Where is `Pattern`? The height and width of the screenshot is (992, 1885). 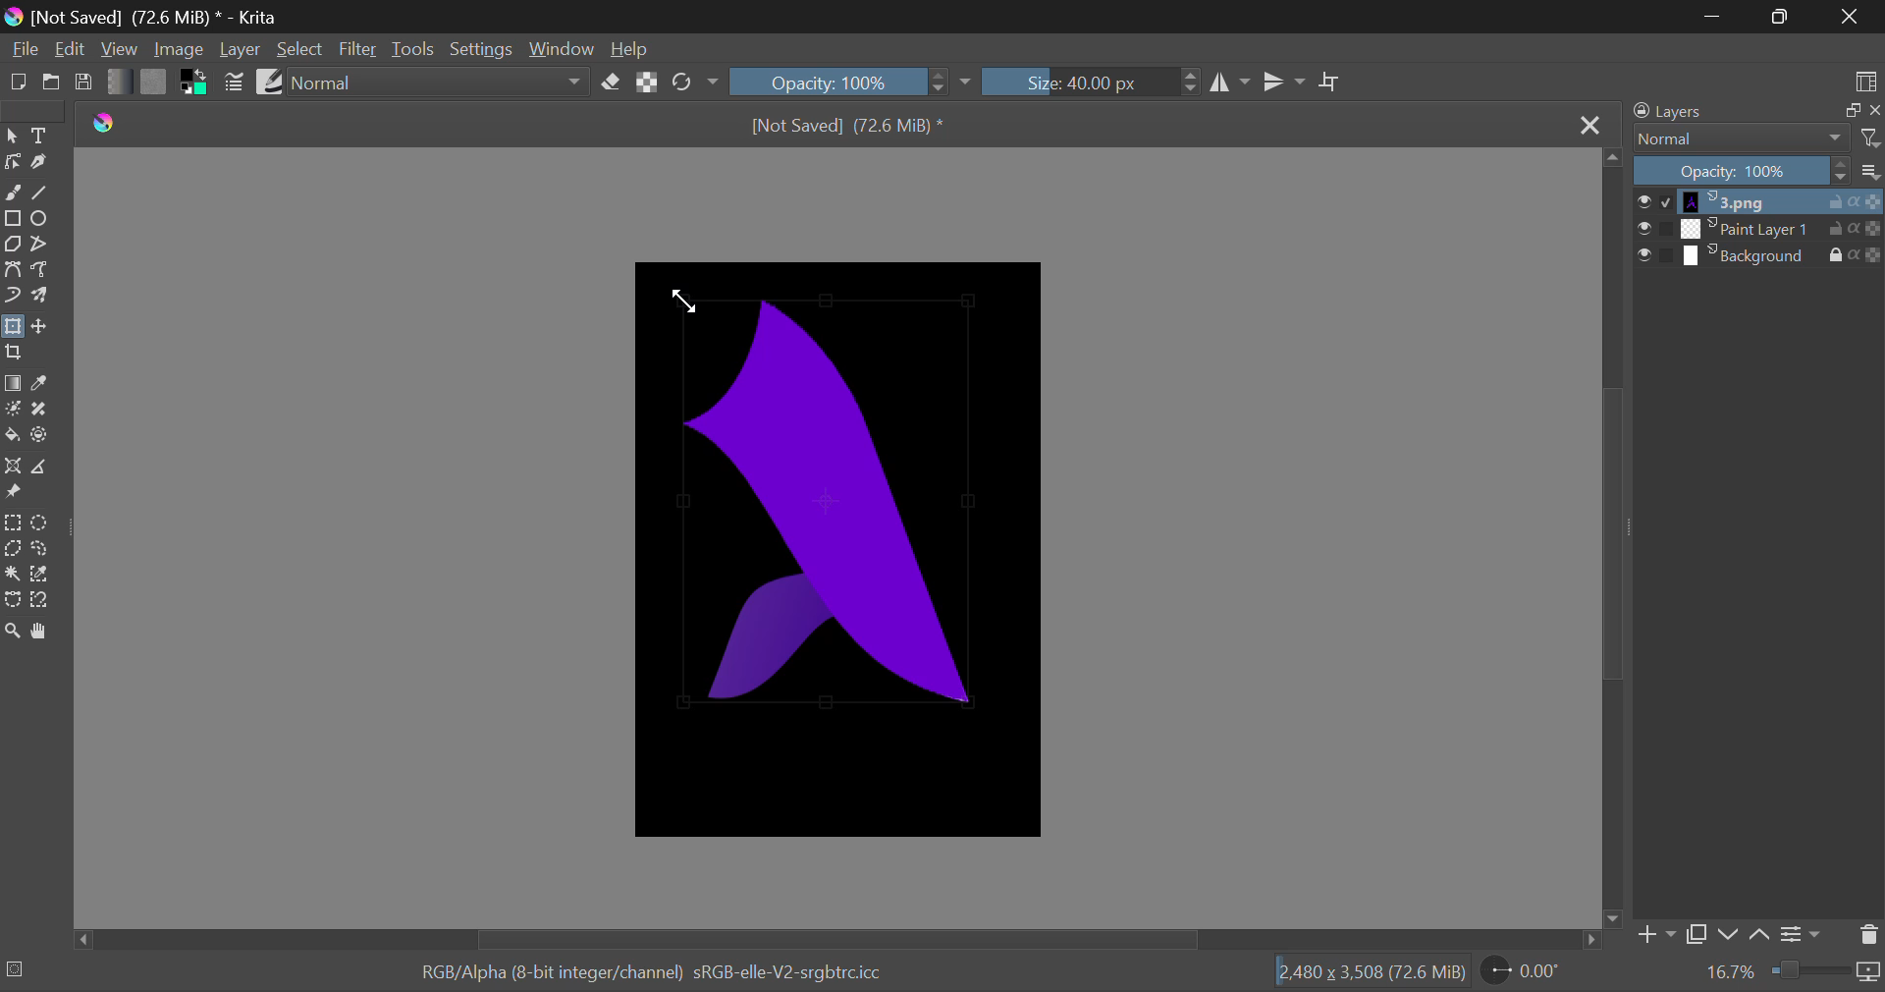 Pattern is located at coordinates (153, 81).